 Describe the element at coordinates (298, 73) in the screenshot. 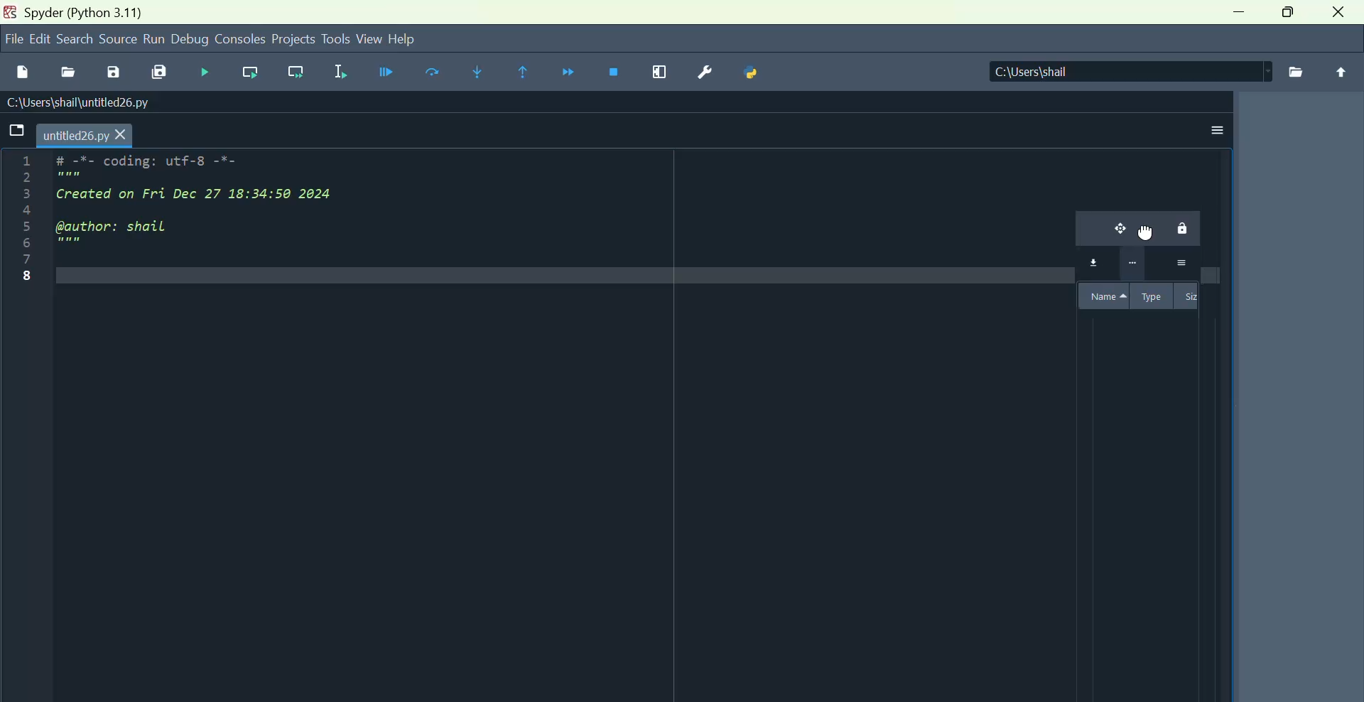

I see `Run current line and go to the next one` at that location.